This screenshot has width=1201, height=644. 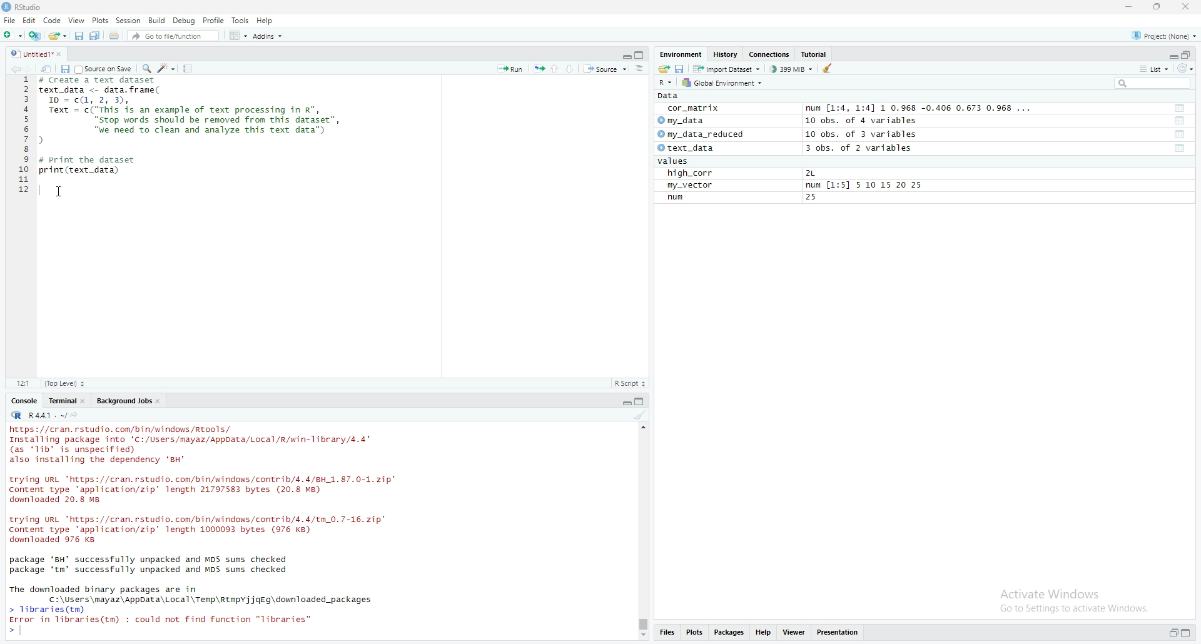 I want to click on presentation, so click(x=840, y=632).